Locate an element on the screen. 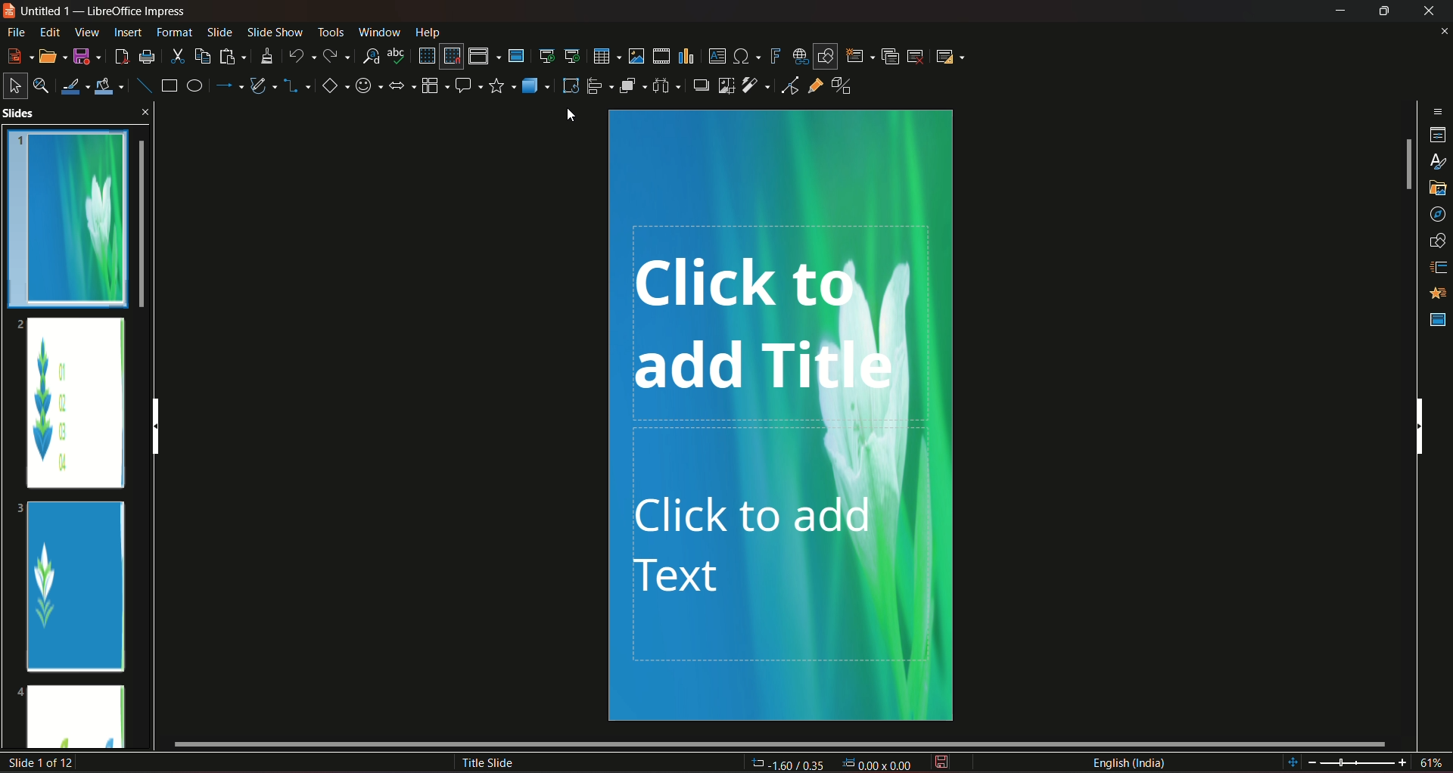 This screenshot has width=1453, height=773. select atlest 3 objects is located at coordinates (669, 85).